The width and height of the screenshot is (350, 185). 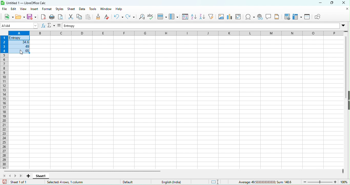 What do you see at coordinates (184, 17) in the screenshot?
I see `sort` at bounding box center [184, 17].